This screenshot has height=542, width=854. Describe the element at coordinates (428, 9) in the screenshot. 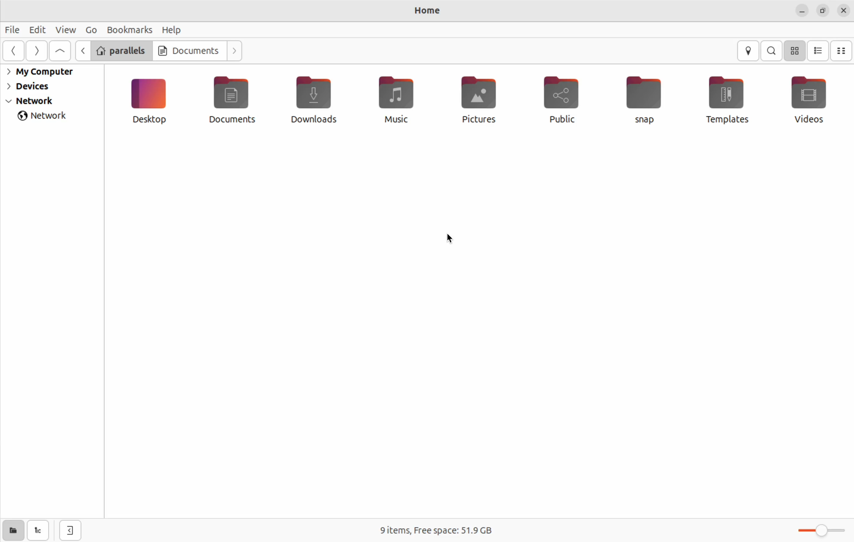

I see `home` at that location.